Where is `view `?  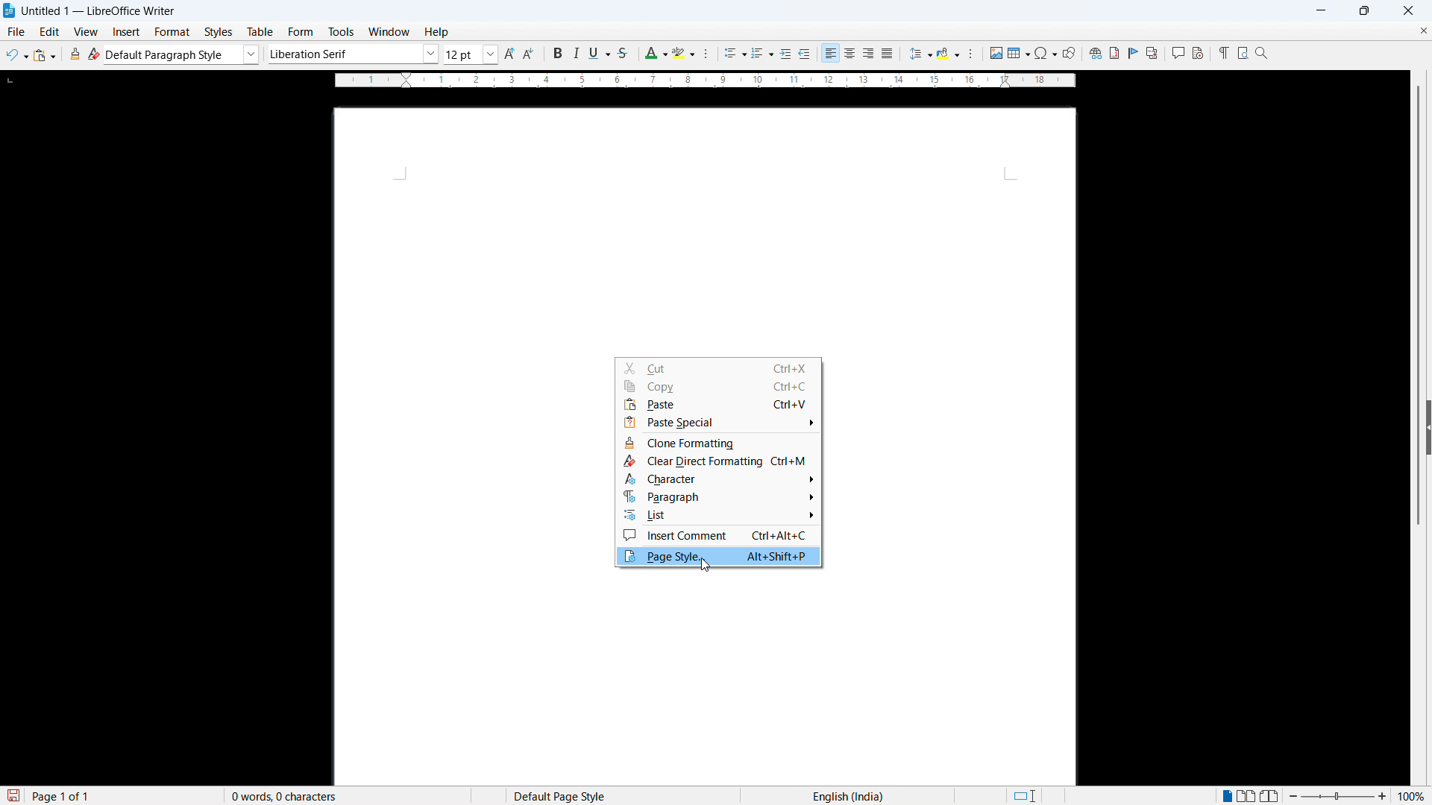 view  is located at coordinates (87, 32).